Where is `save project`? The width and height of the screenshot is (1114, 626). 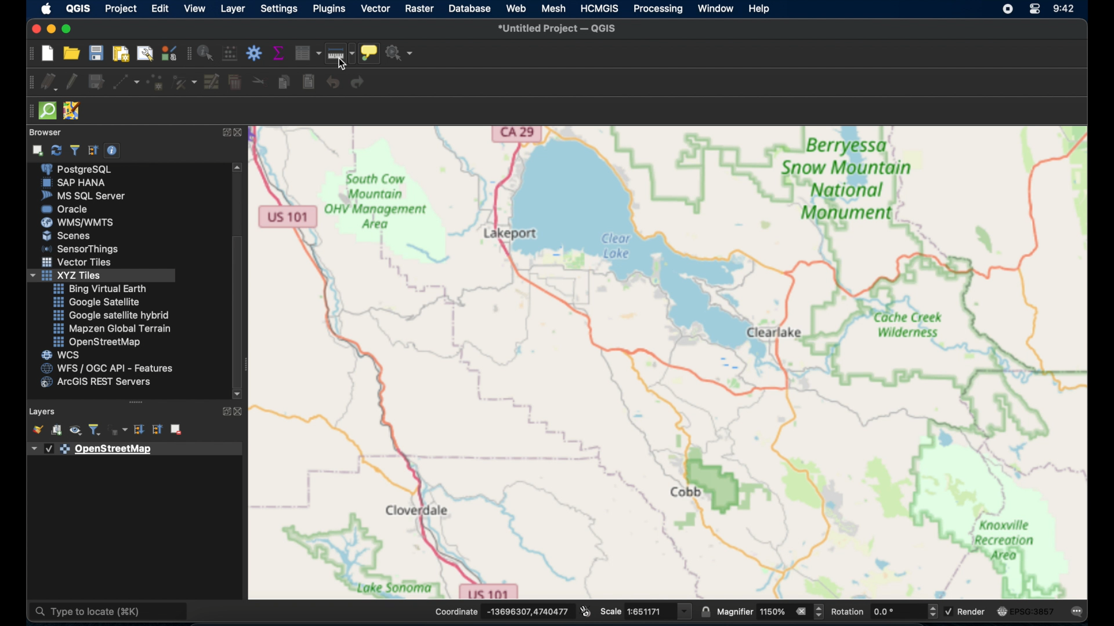
save project is located at coordinates (98, 53).